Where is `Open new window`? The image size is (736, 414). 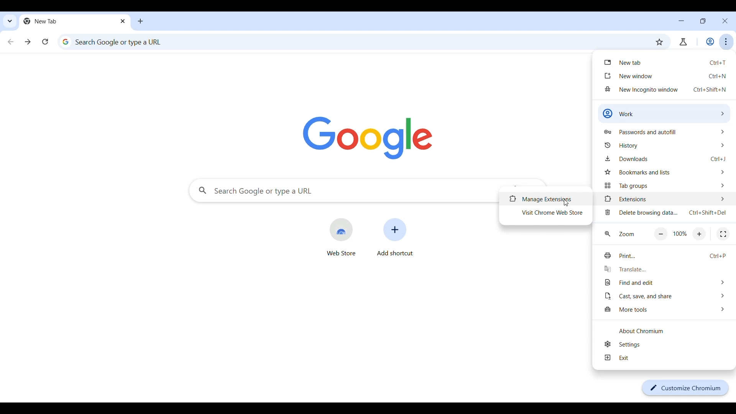 Open new window is located at coordinates (664, 75).